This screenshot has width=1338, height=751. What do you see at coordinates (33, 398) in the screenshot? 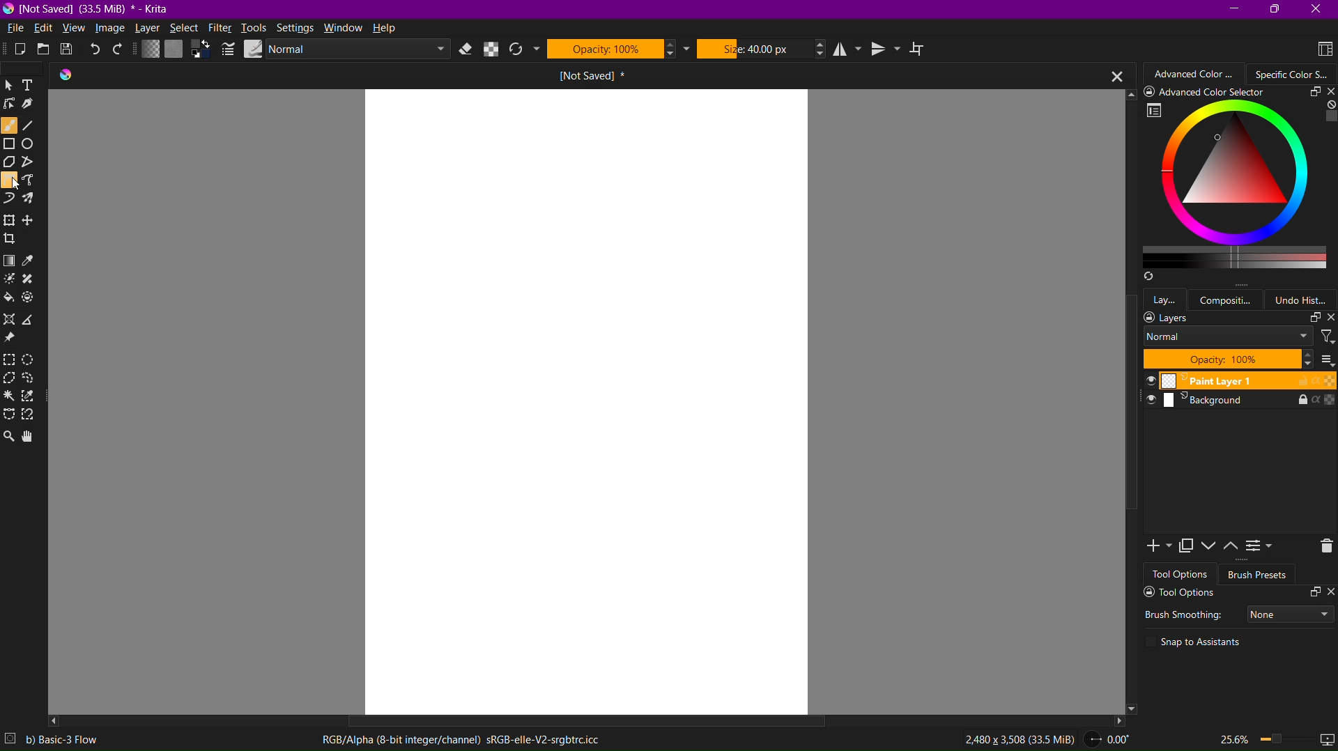
I see `Similar Color Selection Tool` at bounding box center [33, 398].